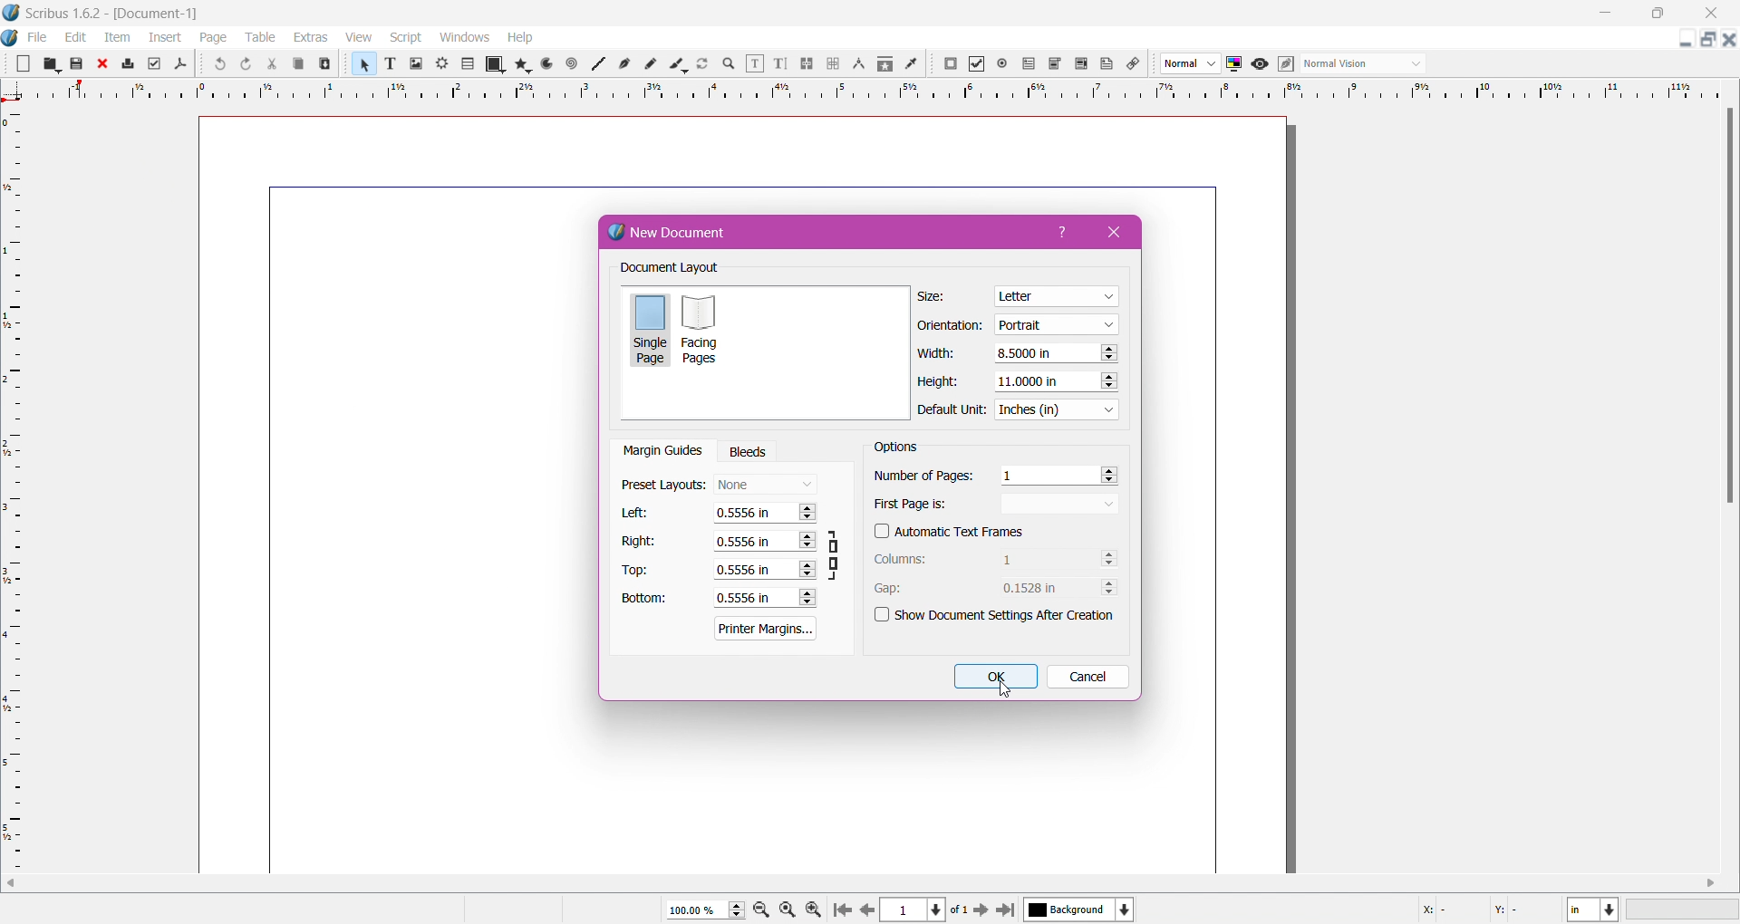 Image resolution: width=1740 pixels, height=924 pixels. What do you see at coordinates (788, 909) in the screenshot?
I see `zoom icon` at bounding box center [788, 909].